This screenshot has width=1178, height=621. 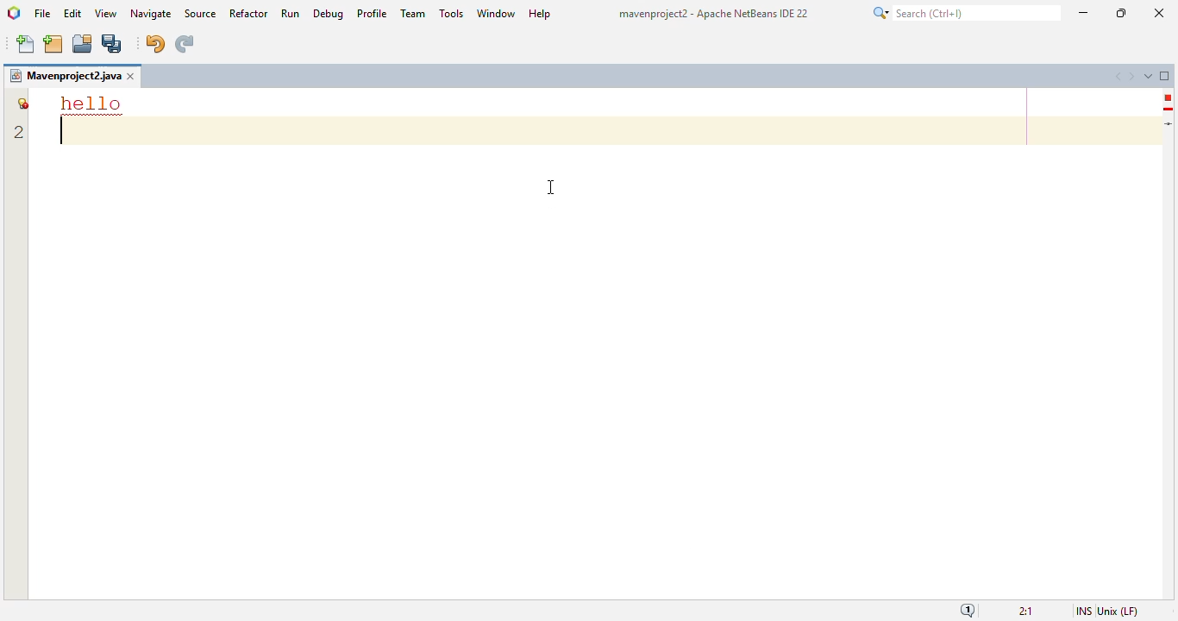 I want to click on window, so click(x=497, y=13).